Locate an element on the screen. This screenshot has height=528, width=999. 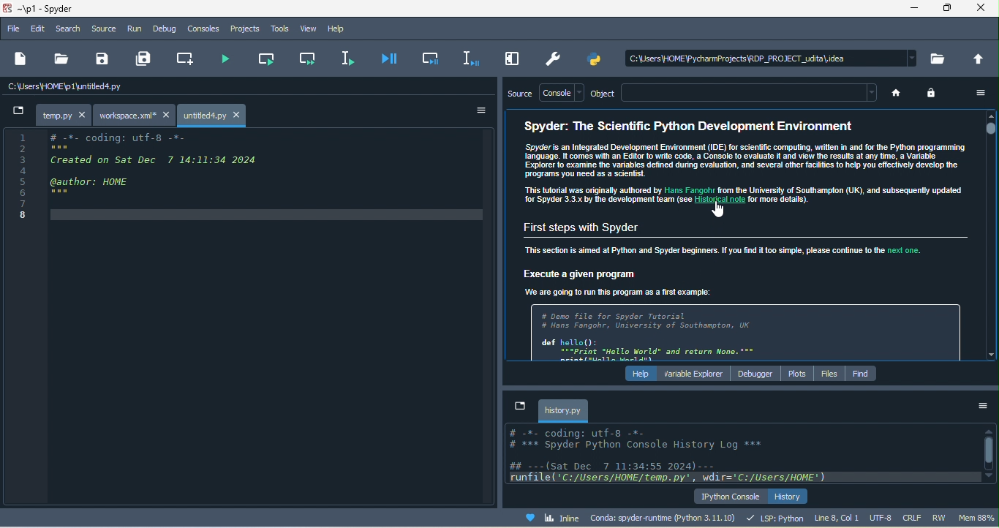
save is located at coordinates (104, 59).